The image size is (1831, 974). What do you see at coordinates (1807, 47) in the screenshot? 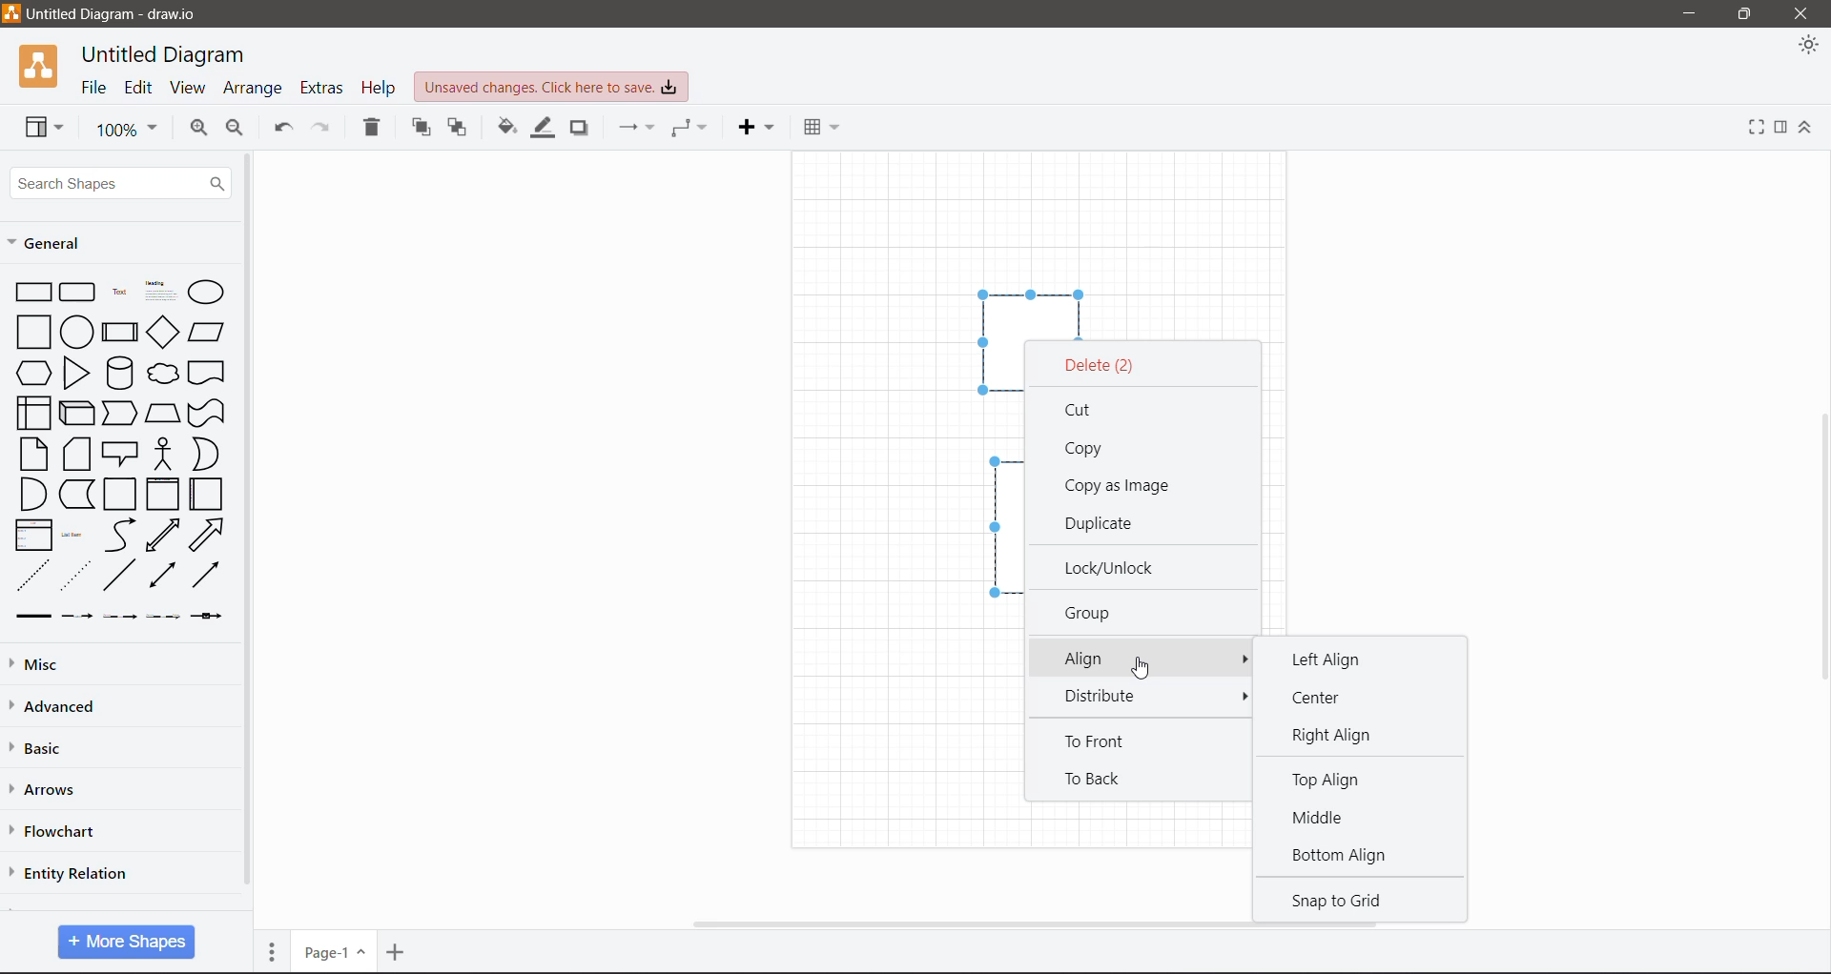
I see `Appearance` at bounding box center [1807, 47].